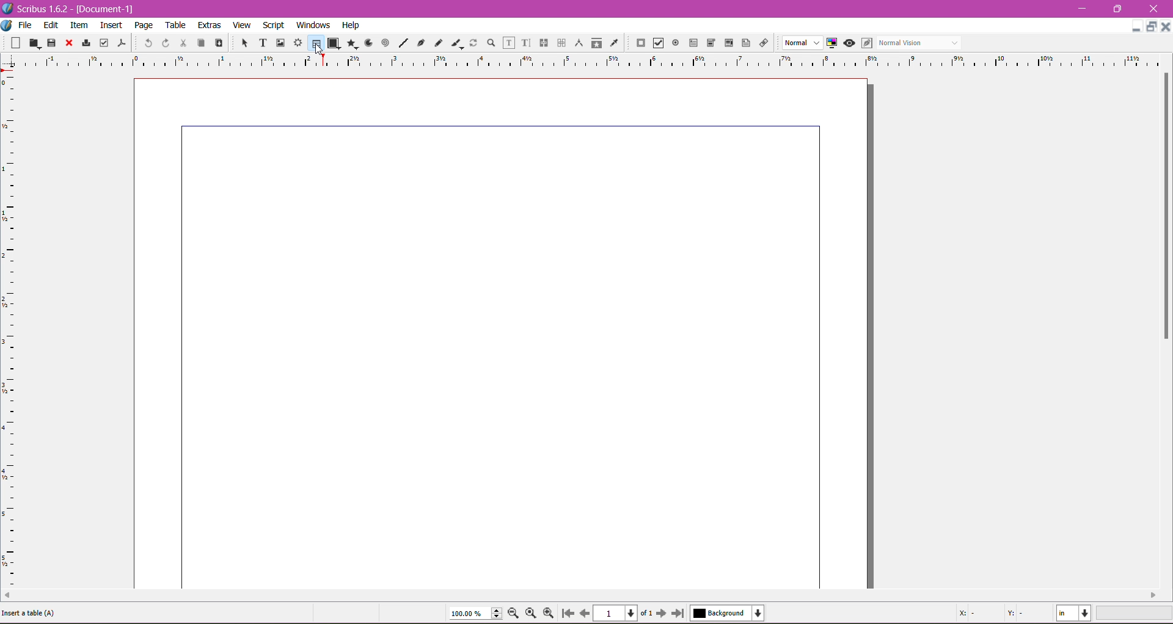  Describe the element at coordinates (35, 42) in the screenshot. I see `Open` at that location.